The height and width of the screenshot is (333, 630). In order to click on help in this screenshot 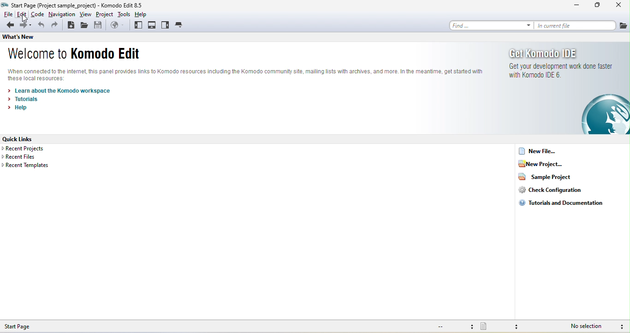, I will do `click(18, 108)`.